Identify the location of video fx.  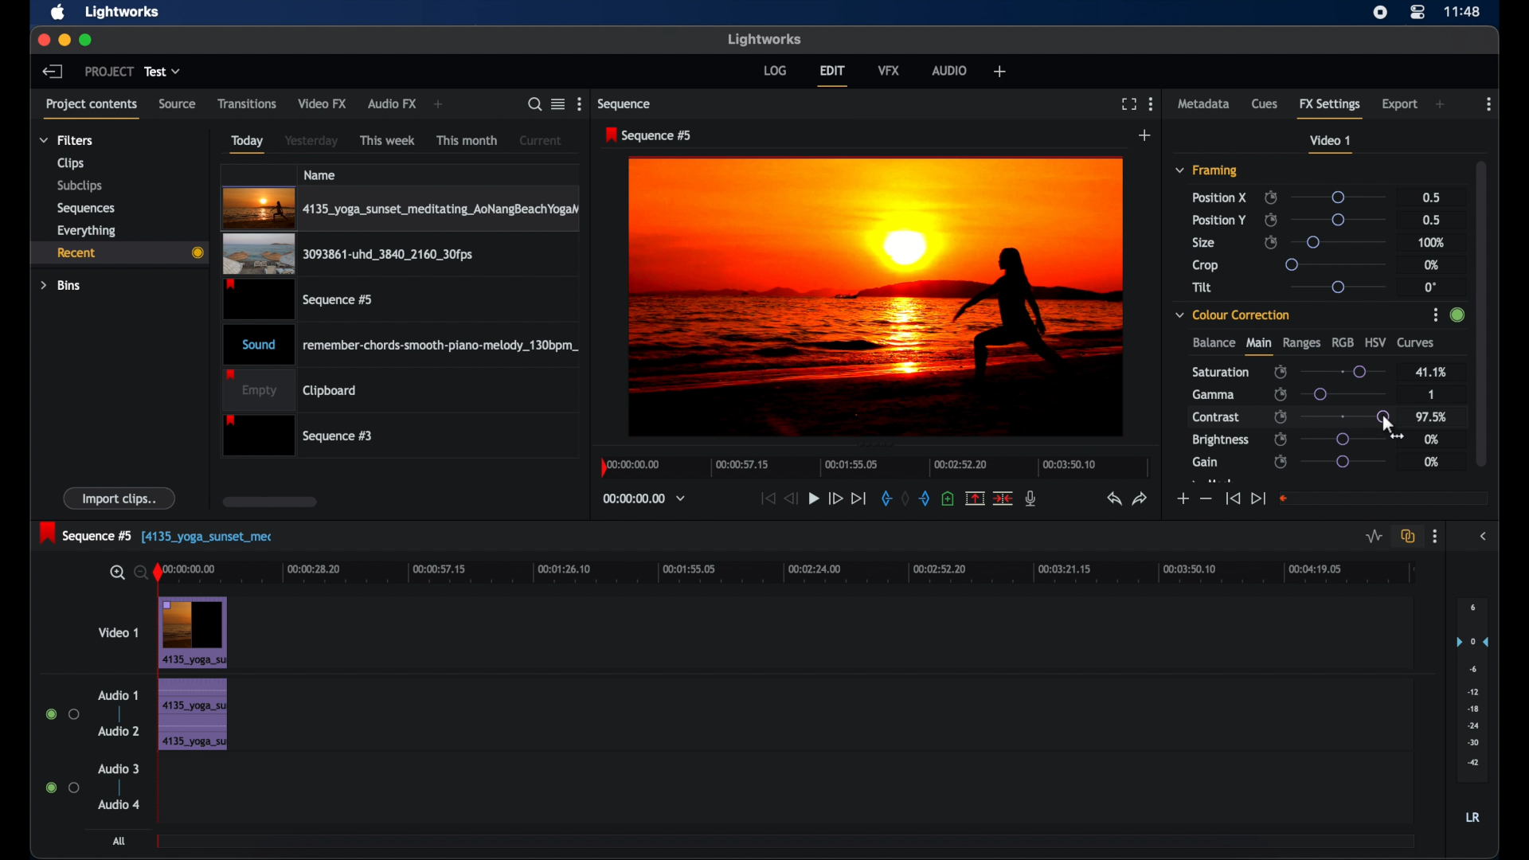
(323, 104).